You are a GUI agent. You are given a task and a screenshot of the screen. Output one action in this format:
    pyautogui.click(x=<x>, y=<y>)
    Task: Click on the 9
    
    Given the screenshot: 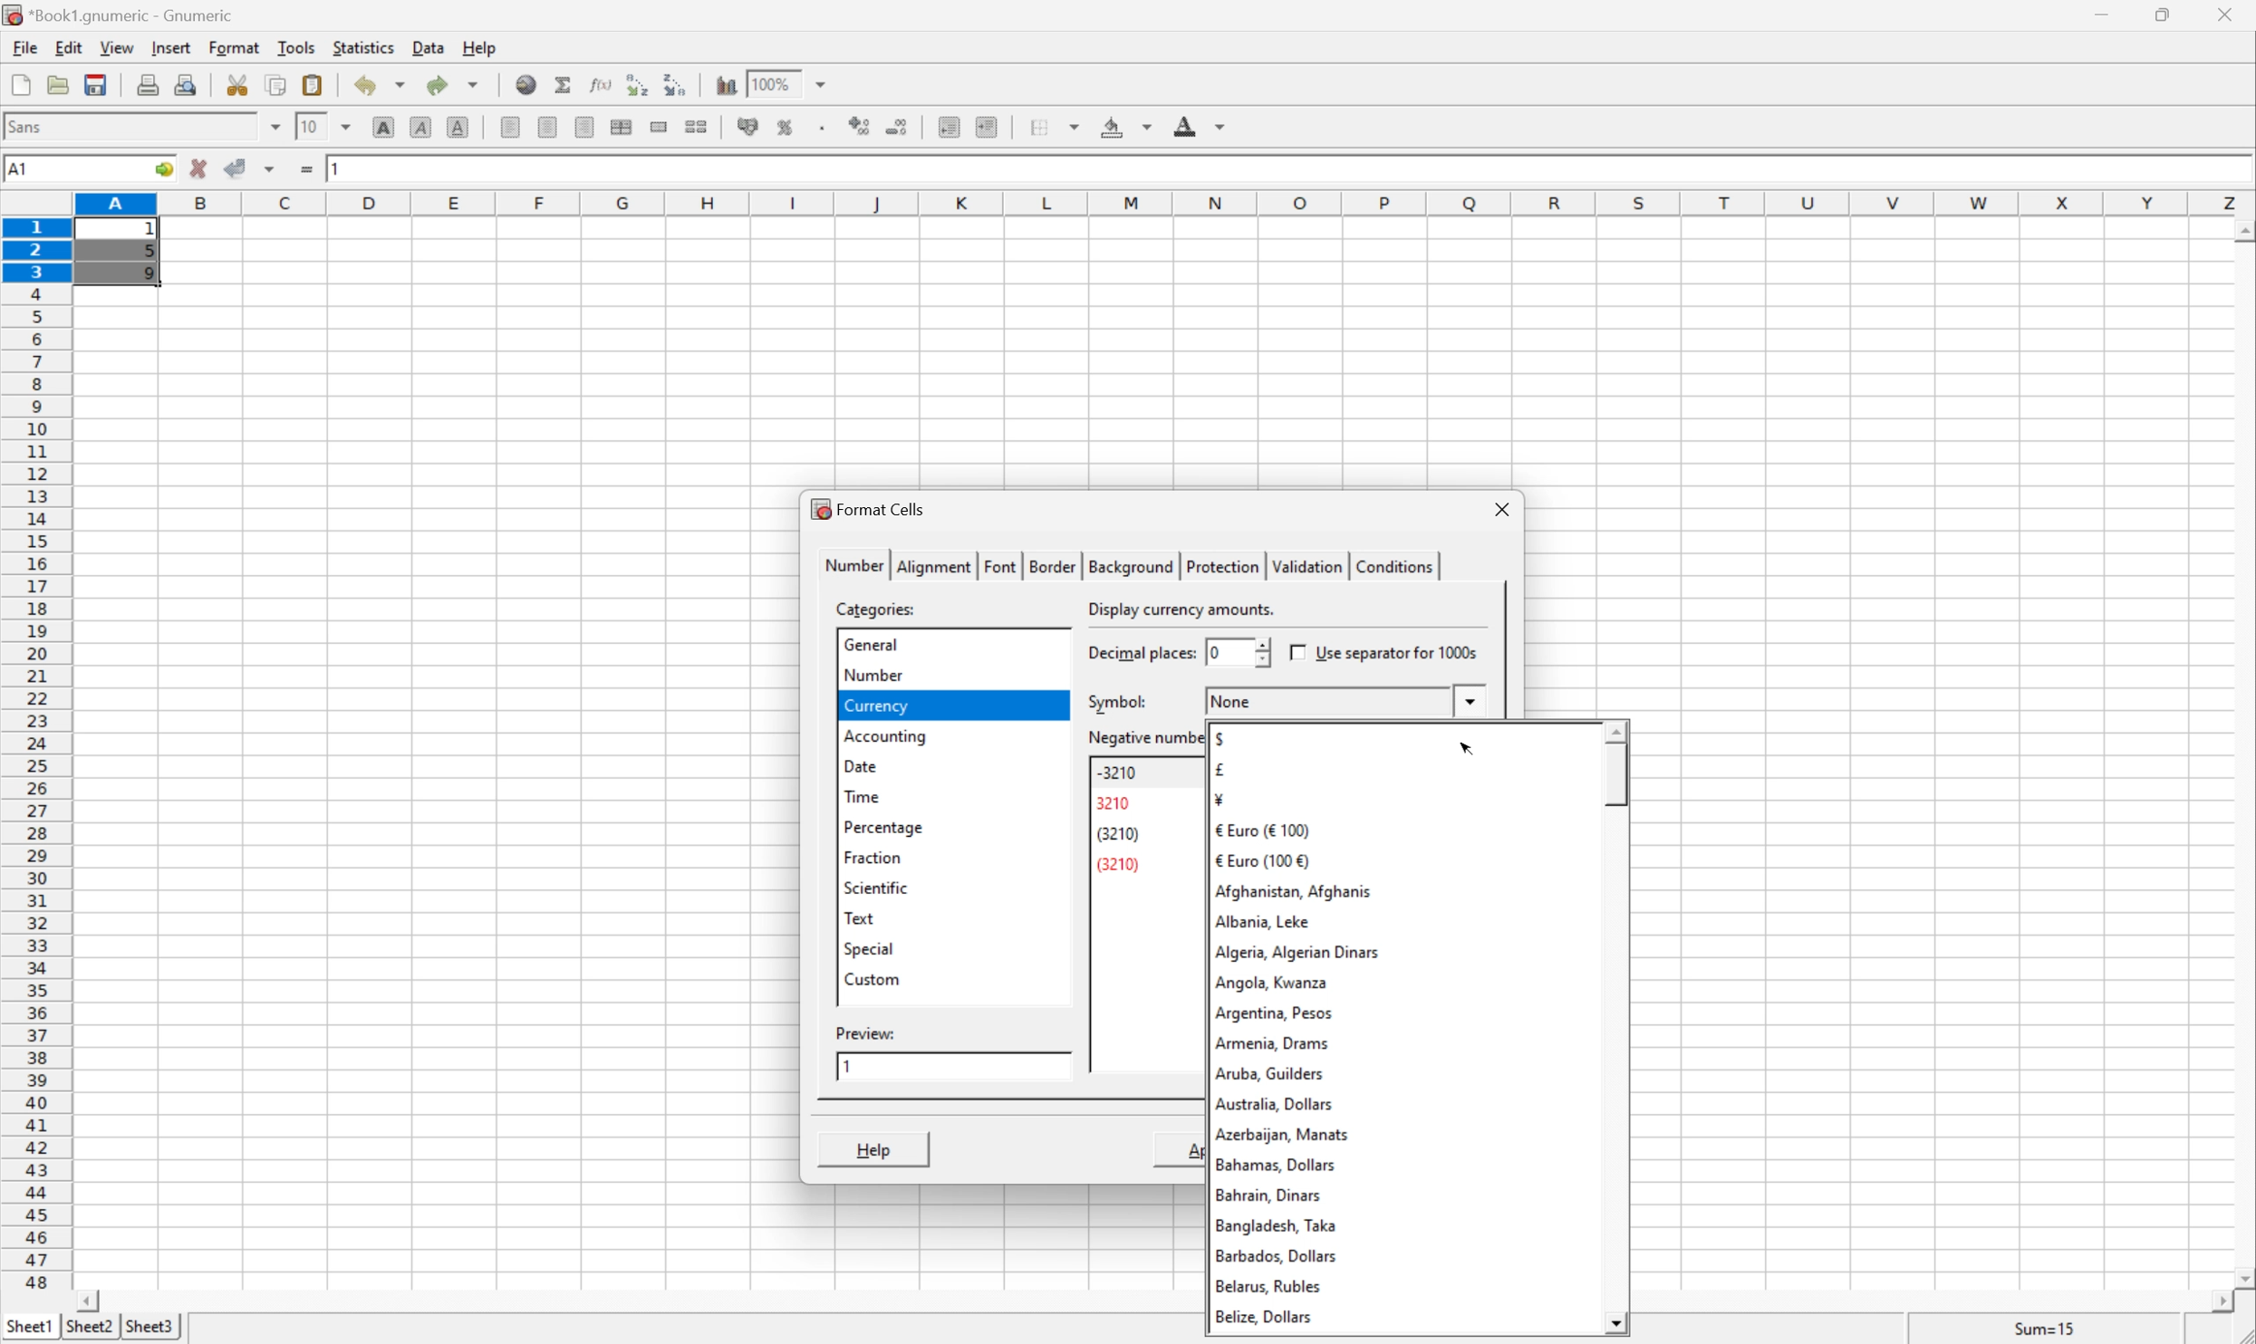 What is the action you would take?
    pyautogui.click(x=148, y=276)
    